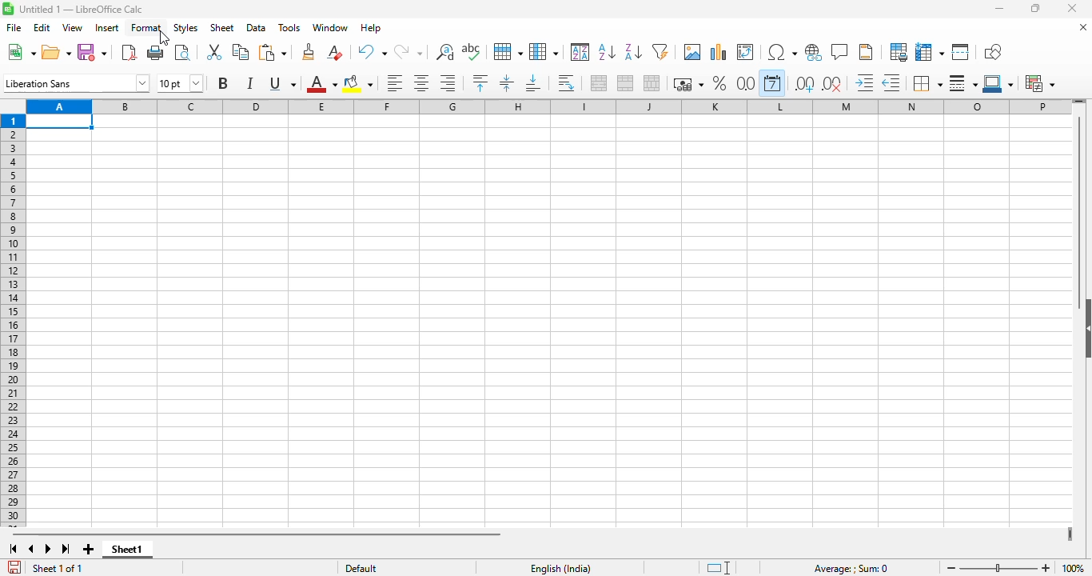 Image resolution: width=1092 pixels, height=576 pixels. Describe the element at coordinates (214, 51) in the screenshot. I see `cut` at that location.